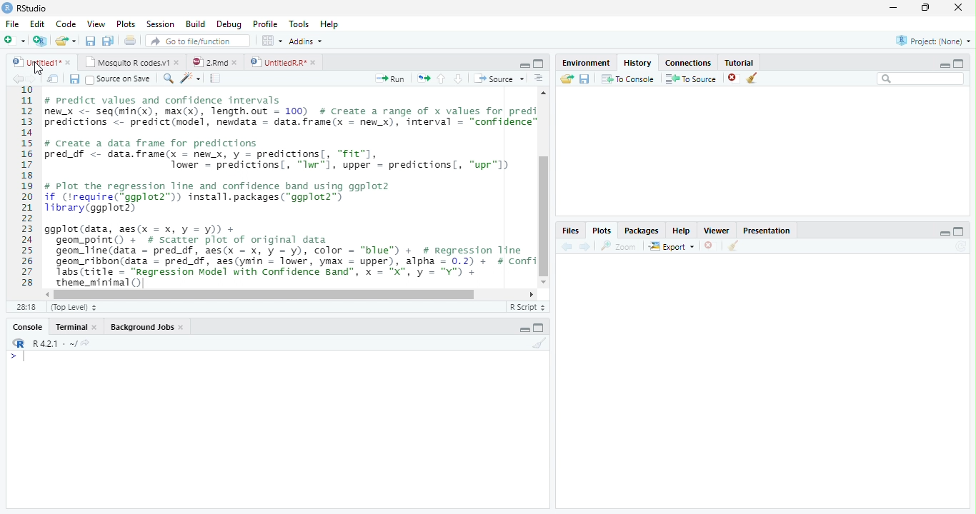 This screenshot has width=976, height=514. I want to click on Open an existing file, so click(68, 42).